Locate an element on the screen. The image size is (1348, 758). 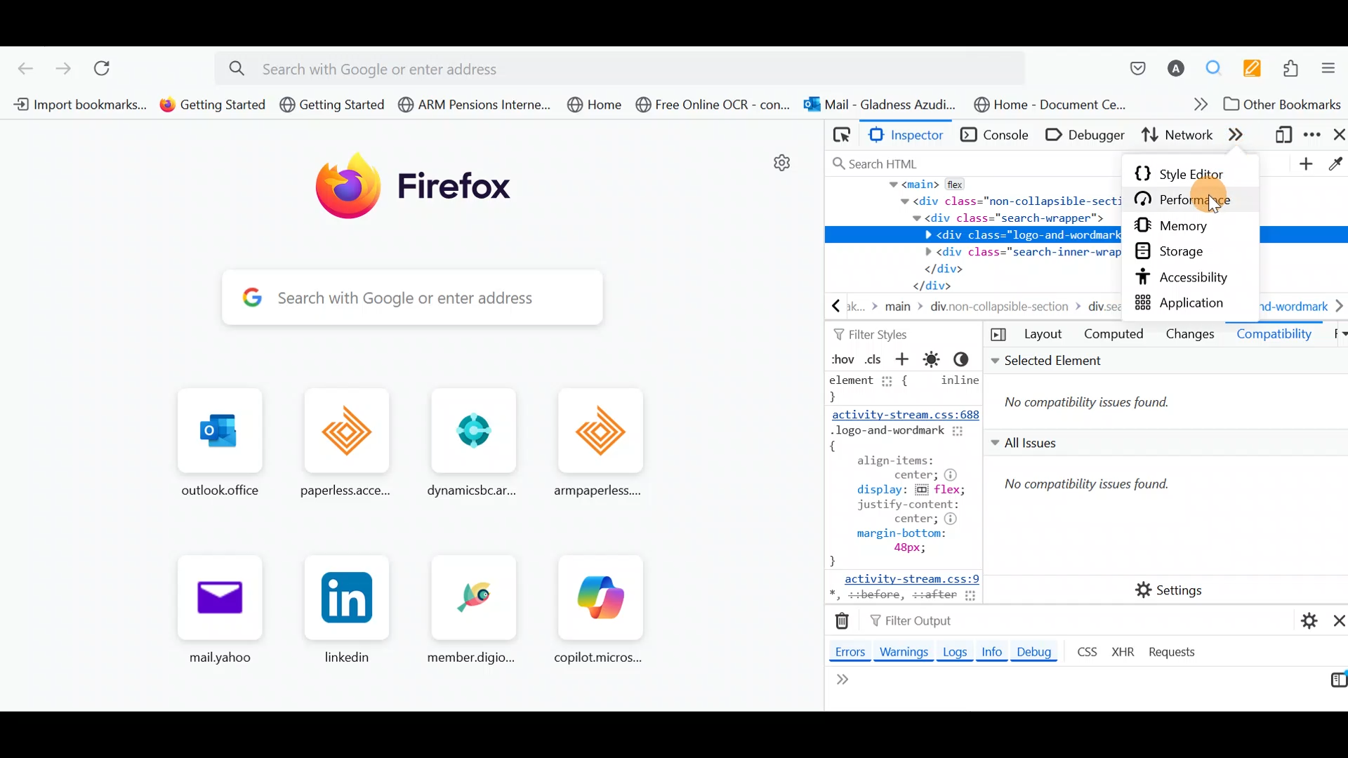
Multi keywords highlighter is located at coordinates (1257, 68).